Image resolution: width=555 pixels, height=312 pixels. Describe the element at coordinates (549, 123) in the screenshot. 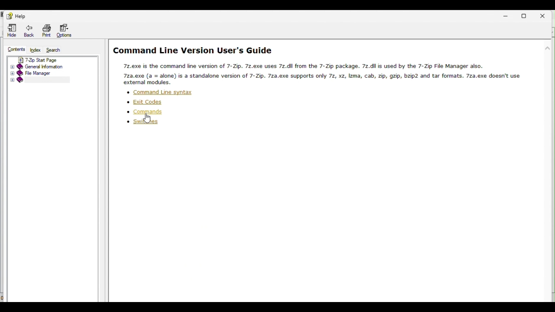

I see `scroll bar` at that location.